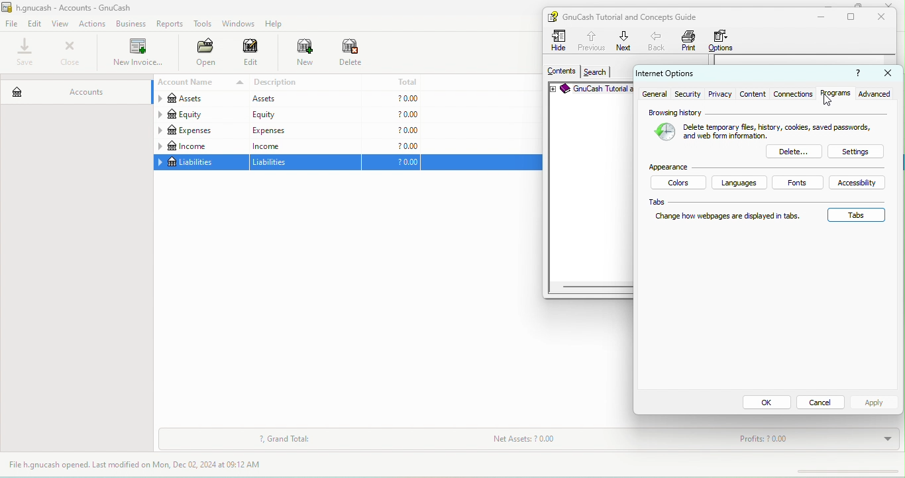 The image size is (905, 478). Describe the element at coordinates (200, 146) in the screenshot. I see `income` at that location.